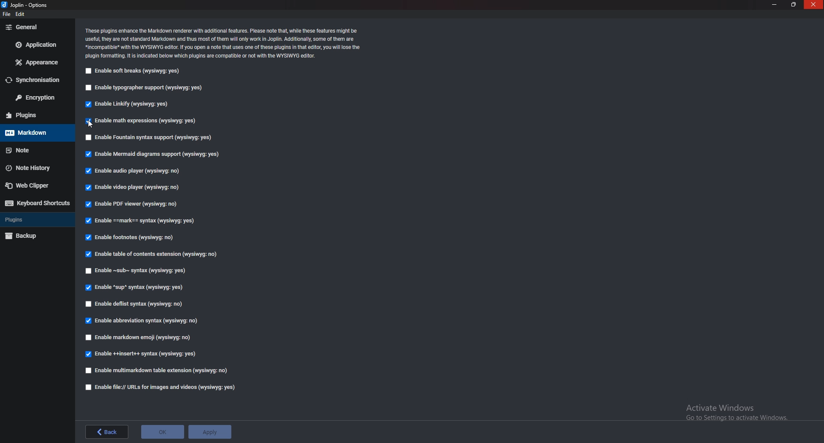 This screenshot has width=824, height=443. Describe the element at coordinates (227, 42) in the screenshot. I see `Info` at that location.